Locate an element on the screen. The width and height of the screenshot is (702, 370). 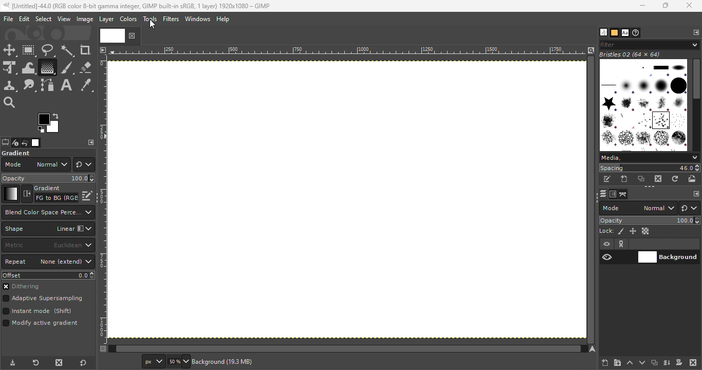
Delete this brush is located at coordinates (659, 178).